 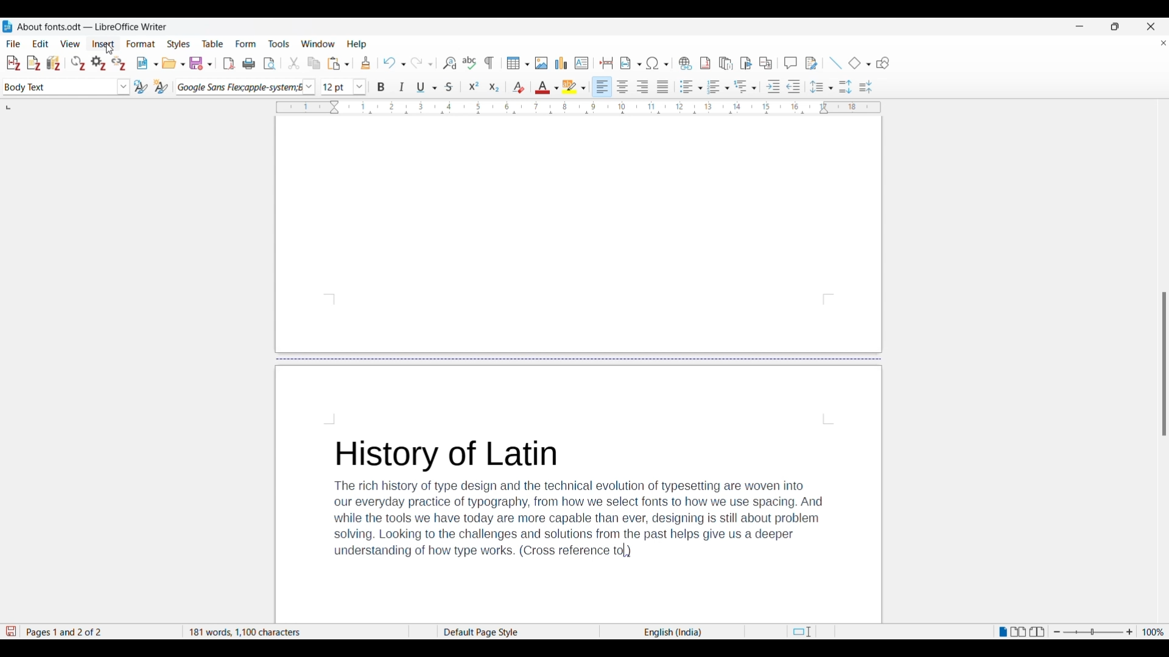 I want to click on Font options , so click(x=309, y=88).